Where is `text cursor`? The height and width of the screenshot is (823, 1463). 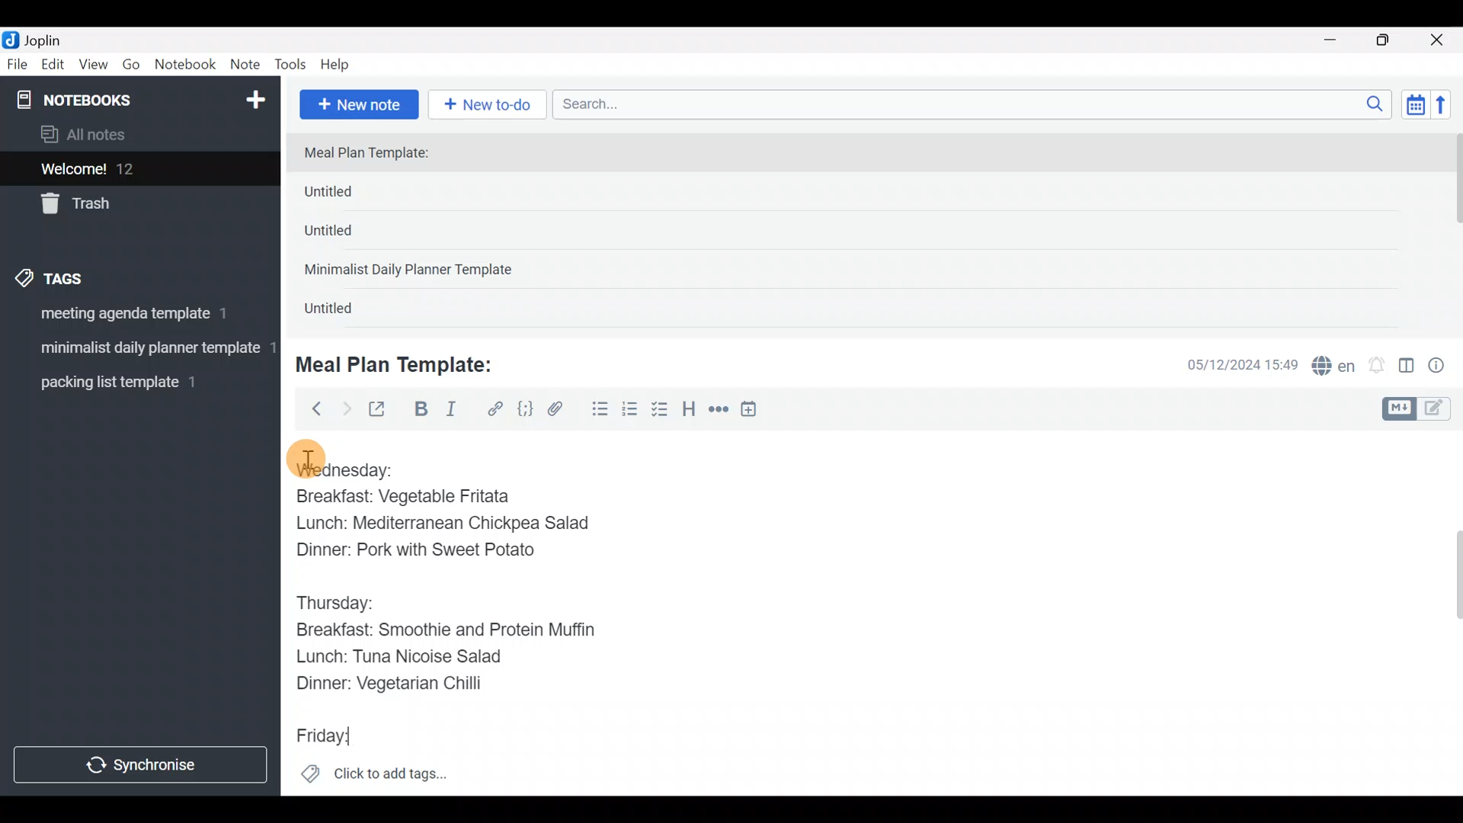
text cursor is located at coordinates (372, 738).